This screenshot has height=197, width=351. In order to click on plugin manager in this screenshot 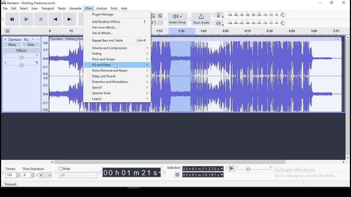, I will do `click(117, 15)`.